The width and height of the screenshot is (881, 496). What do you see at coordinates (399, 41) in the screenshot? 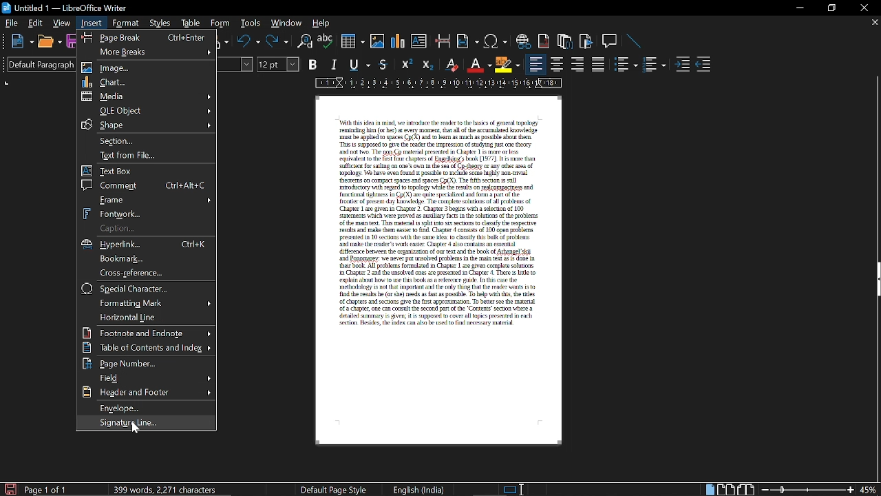
I see `insert chart` at bounding box center [399, 41].